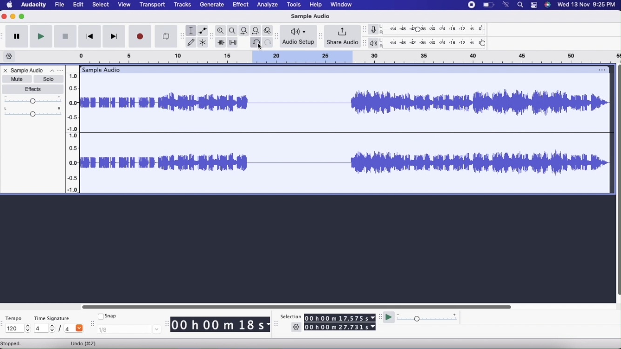 The height and width of the screenshot is (349, 621). What do you see at coordinates (92, 324) in the screenshot?
I see `move toolbar` at bounding box center [92, 324].